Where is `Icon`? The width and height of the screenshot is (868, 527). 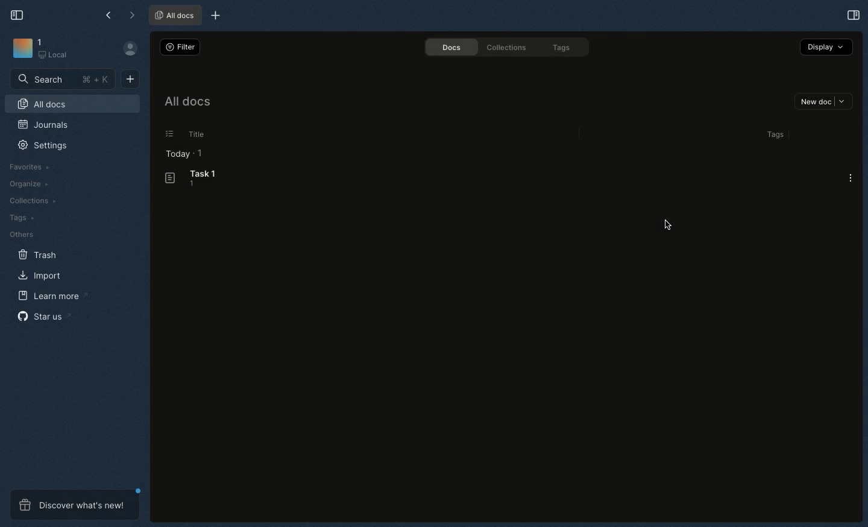 Icon is located at coordinates (20, 48).